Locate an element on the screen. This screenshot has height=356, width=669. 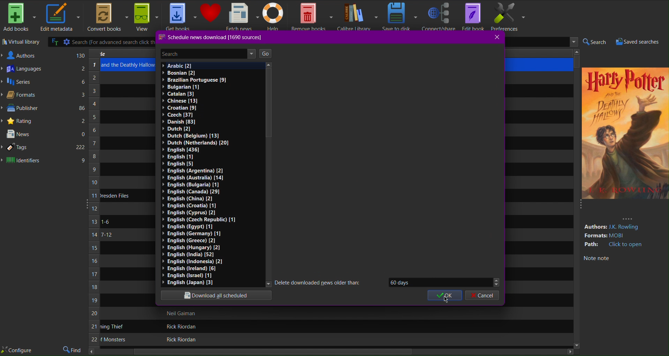
Entery number is located at coordinates (94, 203).